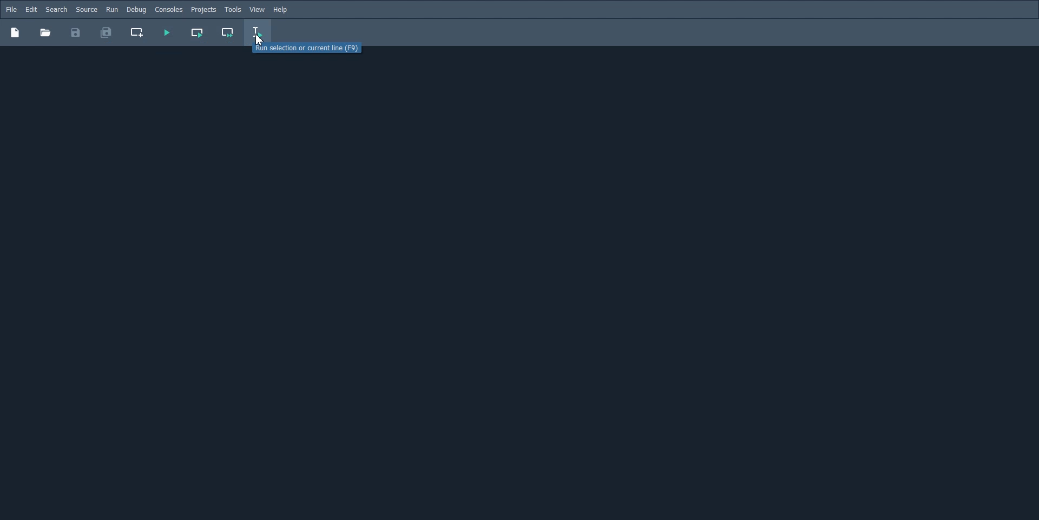 The image size is (1039, 520). Describe the element at coordinates (203, 10) in the screenshot. I see `Projects` at that location.